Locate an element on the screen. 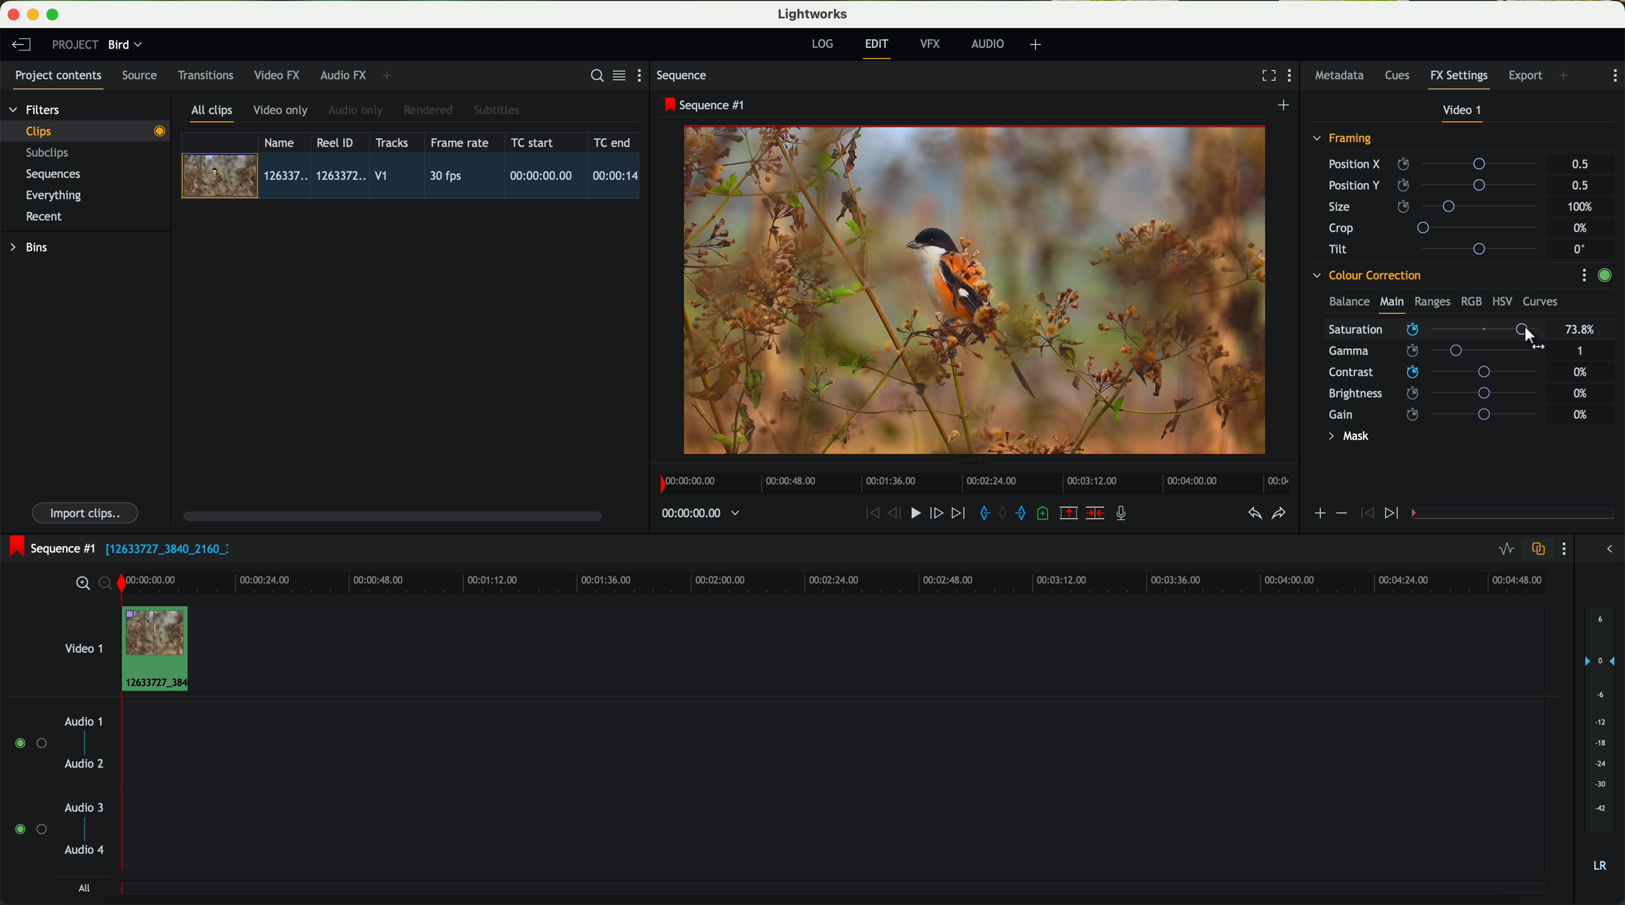  RGB is located at coordinates (1470, 300).